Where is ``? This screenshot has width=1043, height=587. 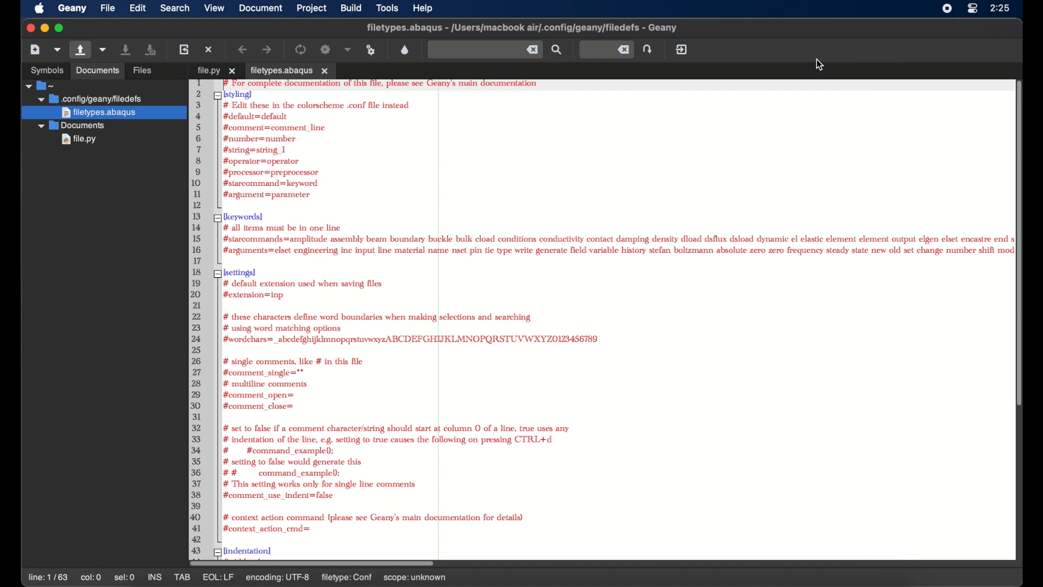  is located at coordinates (76, 142).